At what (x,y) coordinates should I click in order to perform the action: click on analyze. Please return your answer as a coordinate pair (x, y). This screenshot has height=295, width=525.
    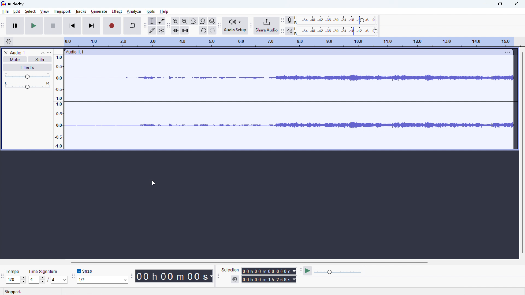
    Looking at the image, I should click on (134, 12).